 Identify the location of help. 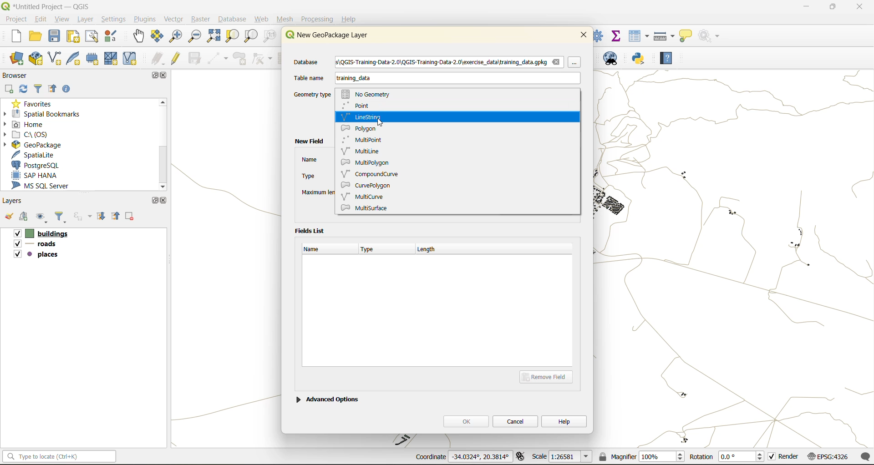
(564, 421).